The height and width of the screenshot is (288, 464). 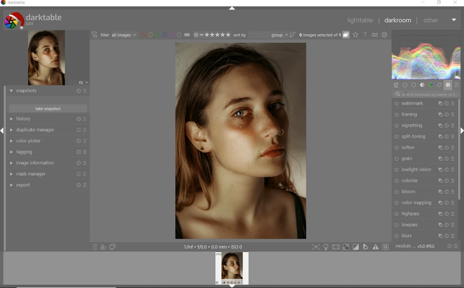 What do you see at coordinates (385, 35) in the screenshot?
I see `show global preferences` at bounding box center [385, 35].